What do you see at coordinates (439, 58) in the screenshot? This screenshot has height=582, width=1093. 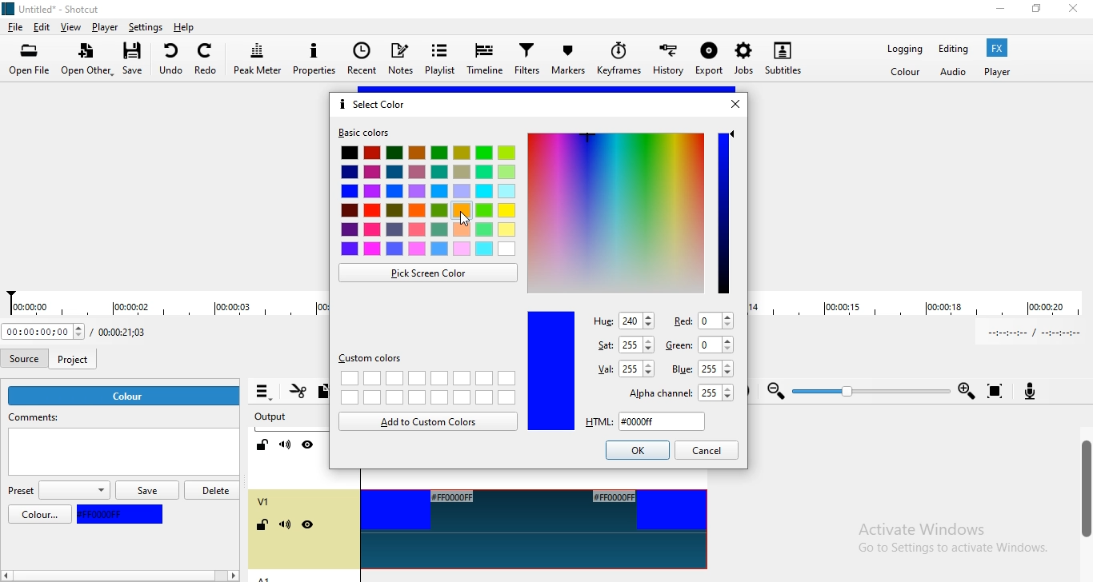 I see `Playlist` at bounding box center [439, 58].